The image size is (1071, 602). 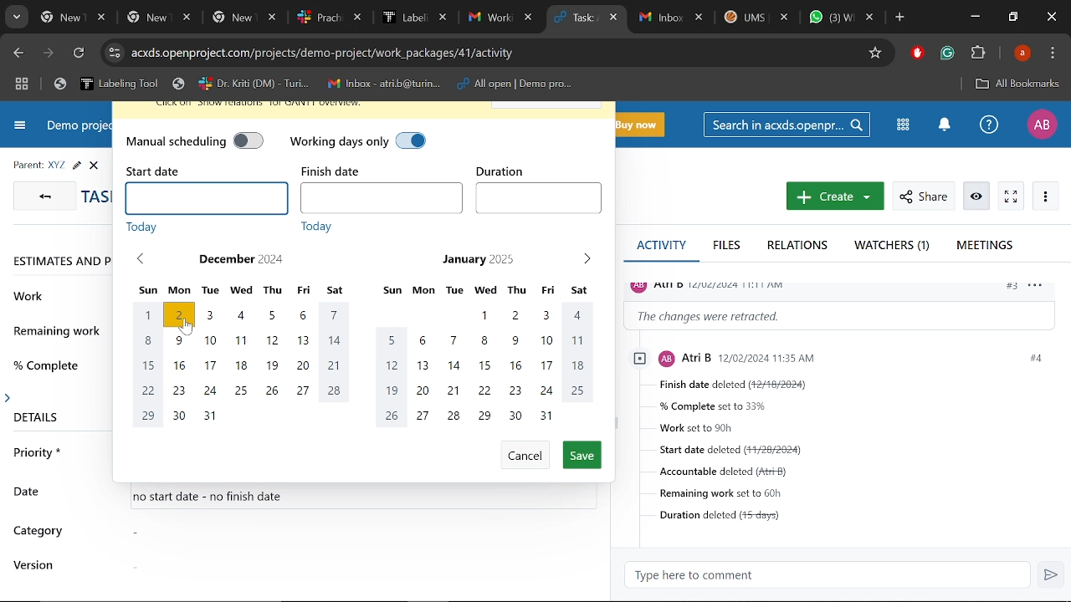 What do you see at coordinates (923, 196) in the screenshot?
I see `Share` at bounding box center [923, 196].